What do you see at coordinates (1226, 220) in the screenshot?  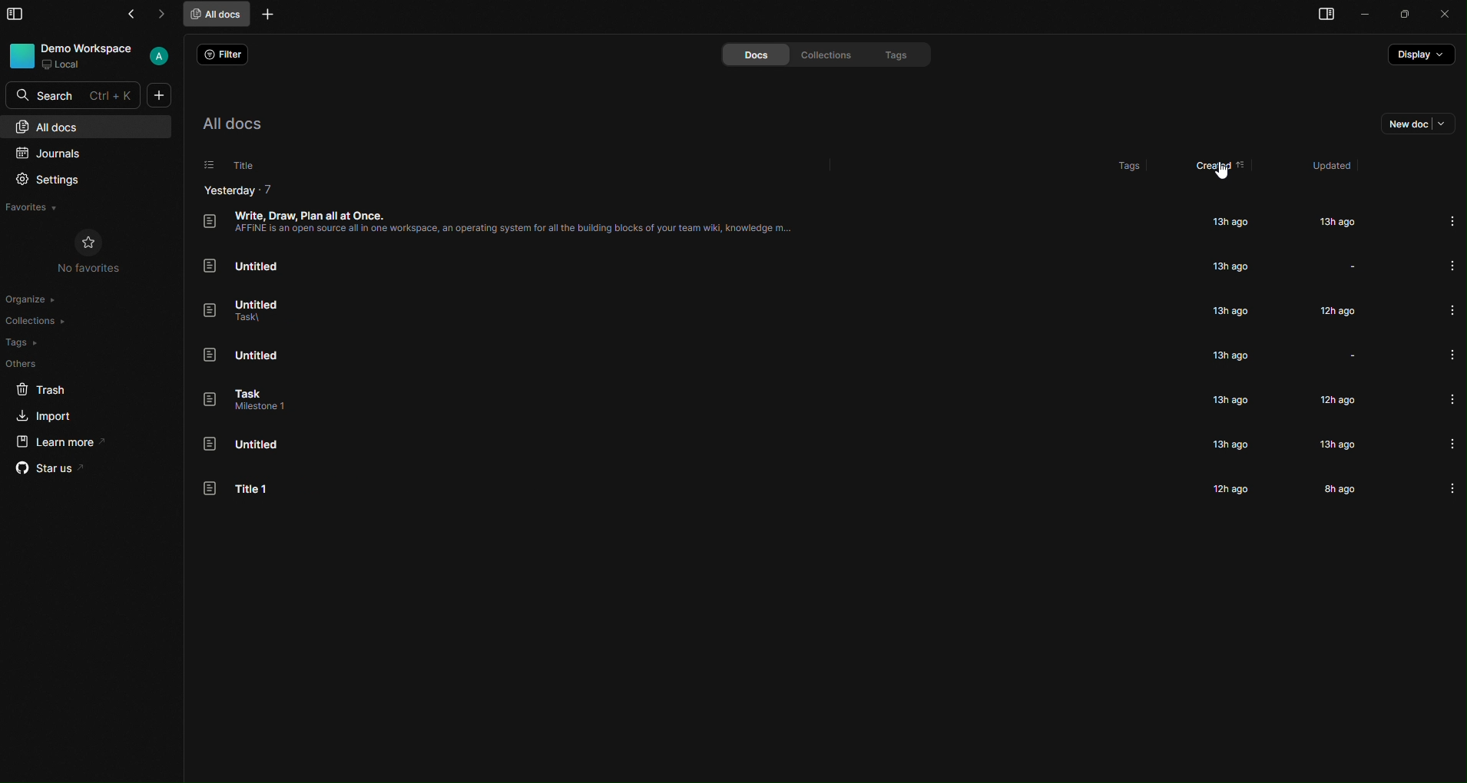 I see `13h ago` at bounding box center [1226, 220].